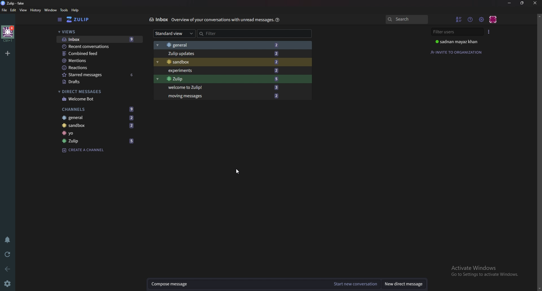 The height and width of the screenshot is (291, 542). I want to click on home, so click(8, 34).